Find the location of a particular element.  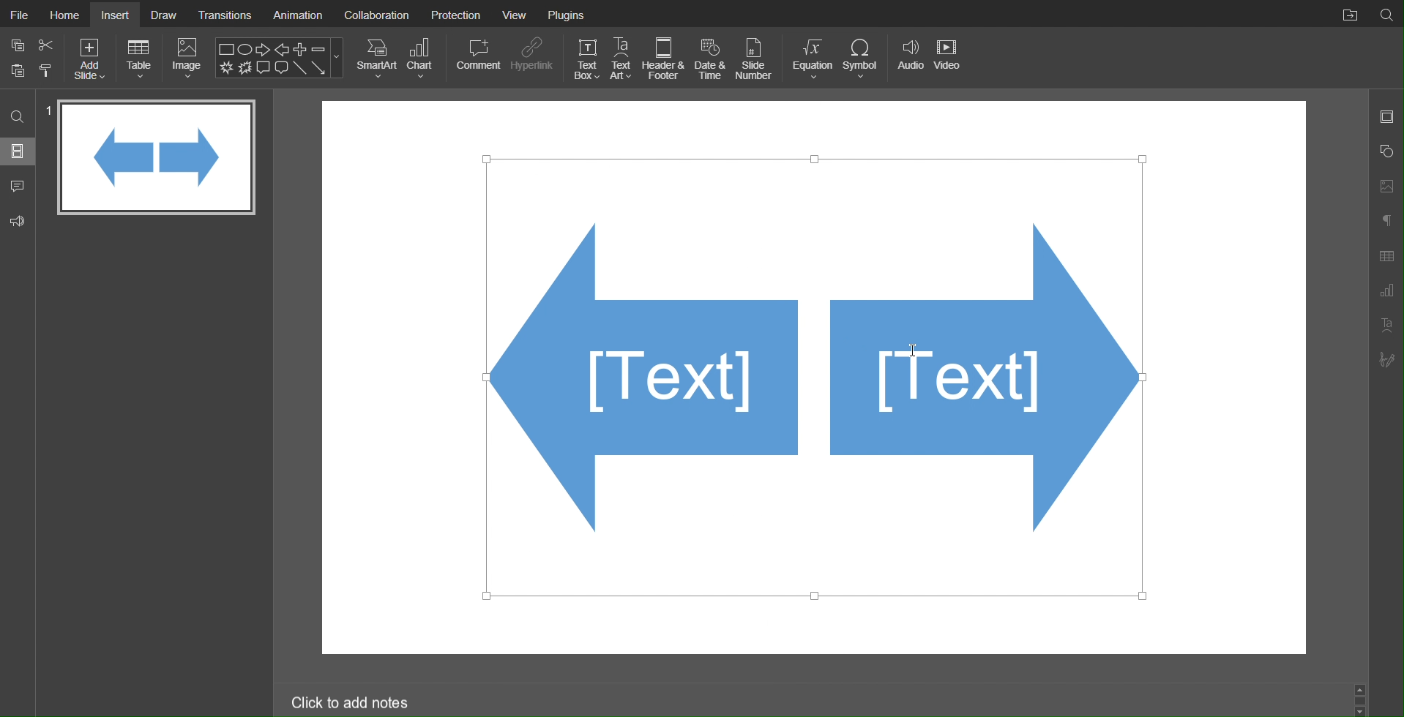

Comment  is located at coordinates (477, 59).